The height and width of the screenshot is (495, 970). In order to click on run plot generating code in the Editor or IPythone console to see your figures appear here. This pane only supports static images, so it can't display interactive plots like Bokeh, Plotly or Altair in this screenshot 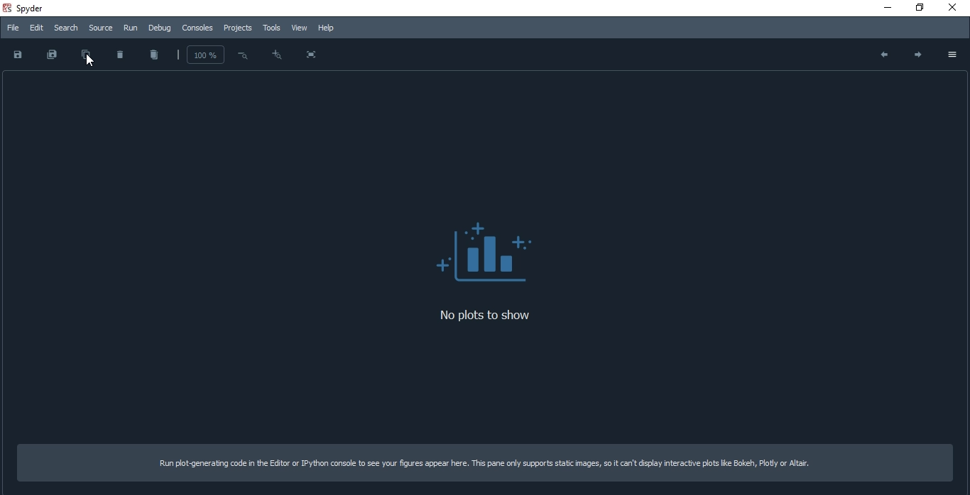, I will do `click(487, 463)`.